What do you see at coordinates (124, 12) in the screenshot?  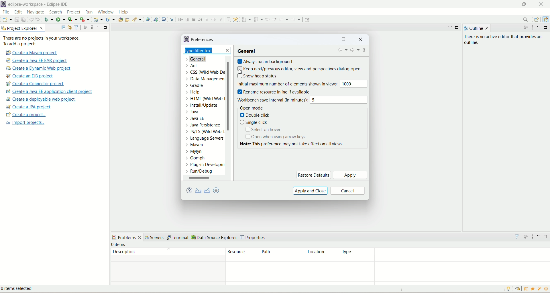 I see `help` at bounding box center [124, 12].